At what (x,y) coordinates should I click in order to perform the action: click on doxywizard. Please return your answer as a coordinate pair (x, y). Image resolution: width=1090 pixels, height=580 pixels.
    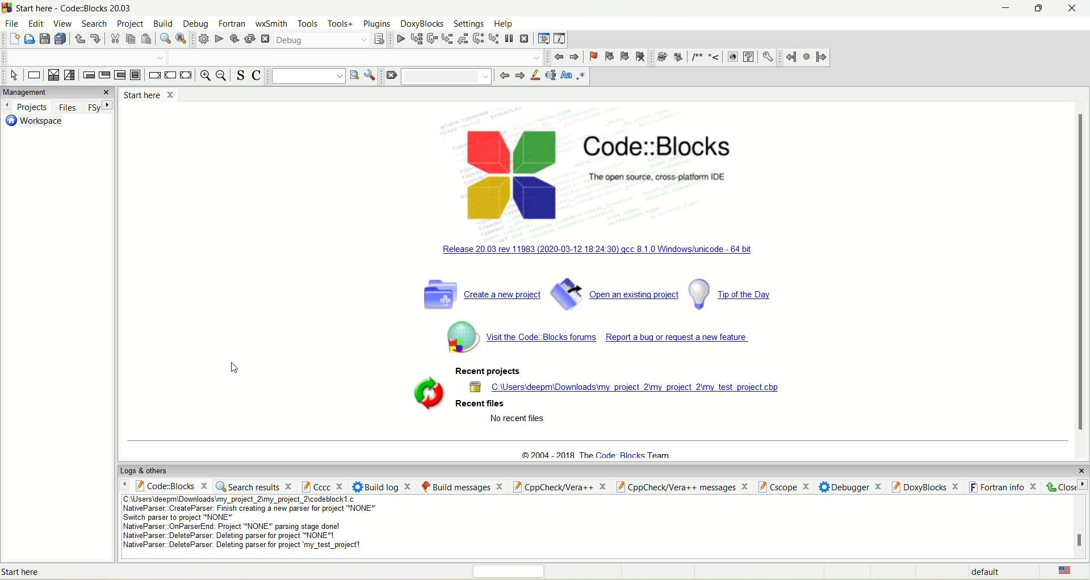
    Looking at the image, I should click on (665, 56).